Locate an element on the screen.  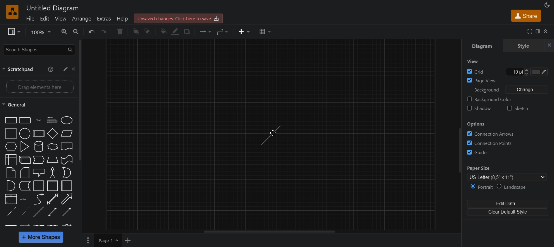
Document is located at coordinates (68, 147).